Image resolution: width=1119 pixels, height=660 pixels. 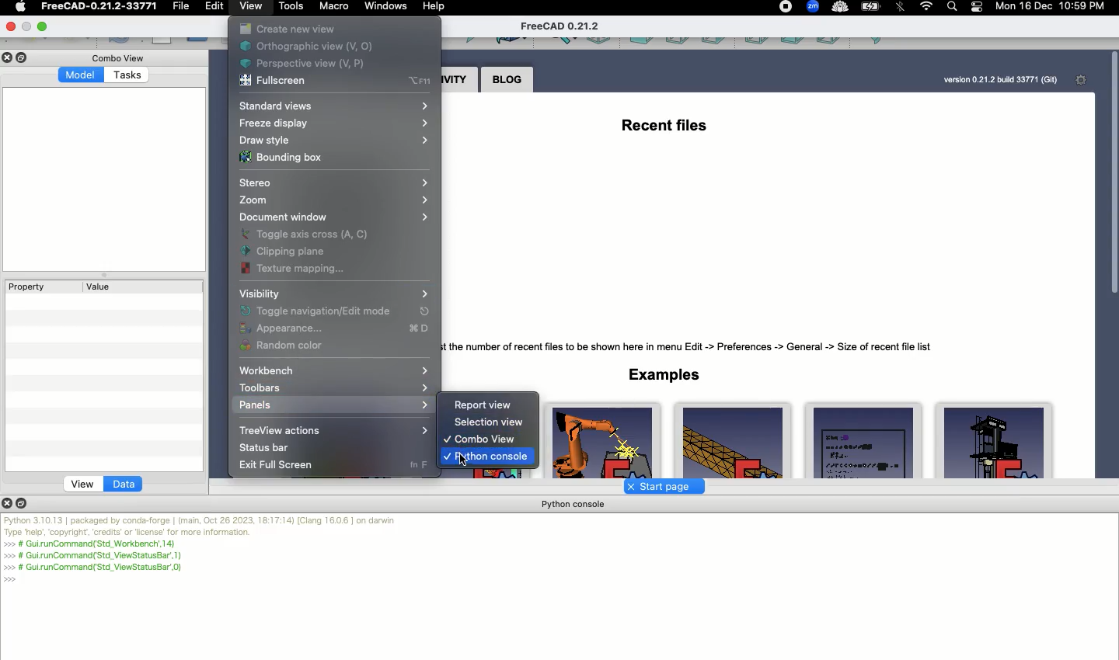 What do you see at coordinates (332, 406) in the screenshot?
I see `Panels` at bounding box center [332, 406].